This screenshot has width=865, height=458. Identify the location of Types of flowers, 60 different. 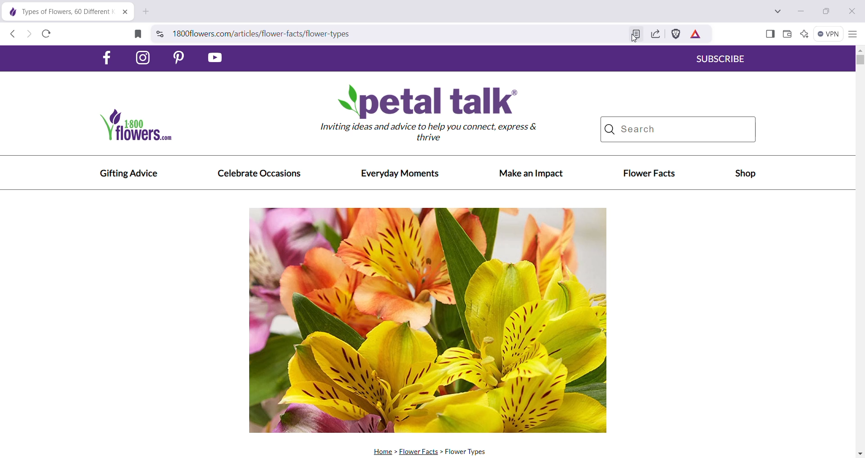
(57, 11).